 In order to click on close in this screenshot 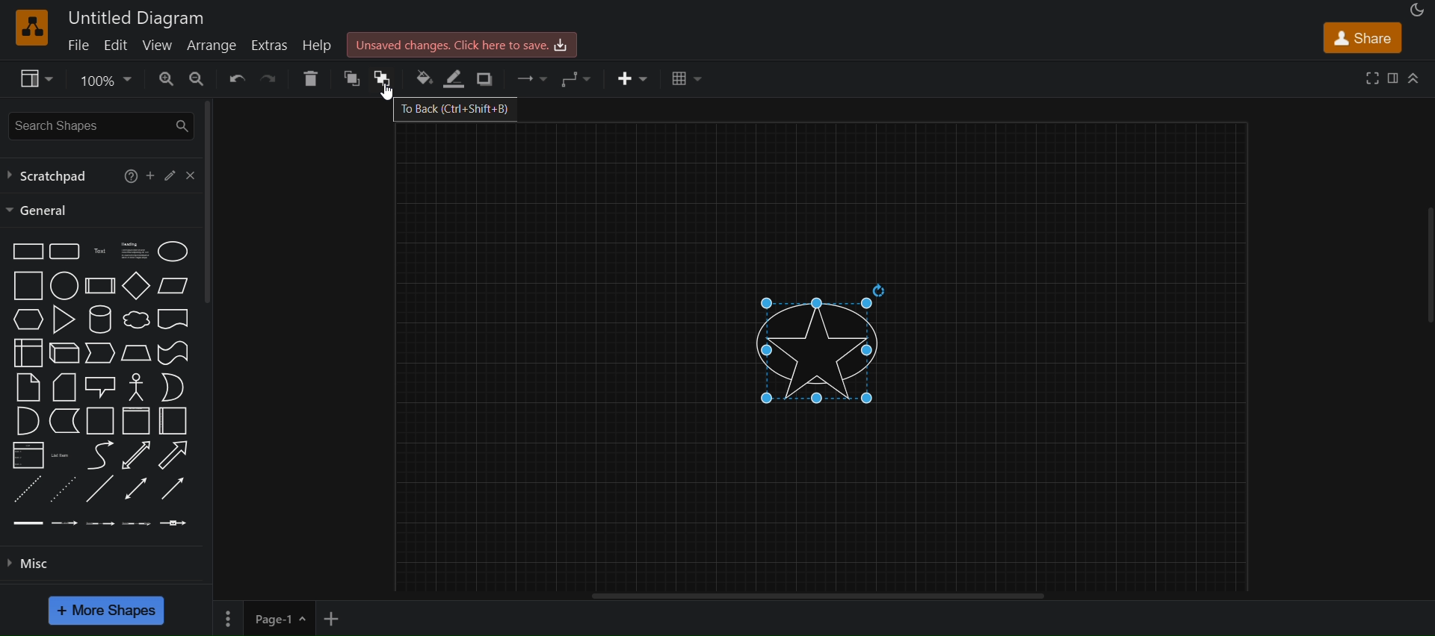, I will do `click(194, 174)`.